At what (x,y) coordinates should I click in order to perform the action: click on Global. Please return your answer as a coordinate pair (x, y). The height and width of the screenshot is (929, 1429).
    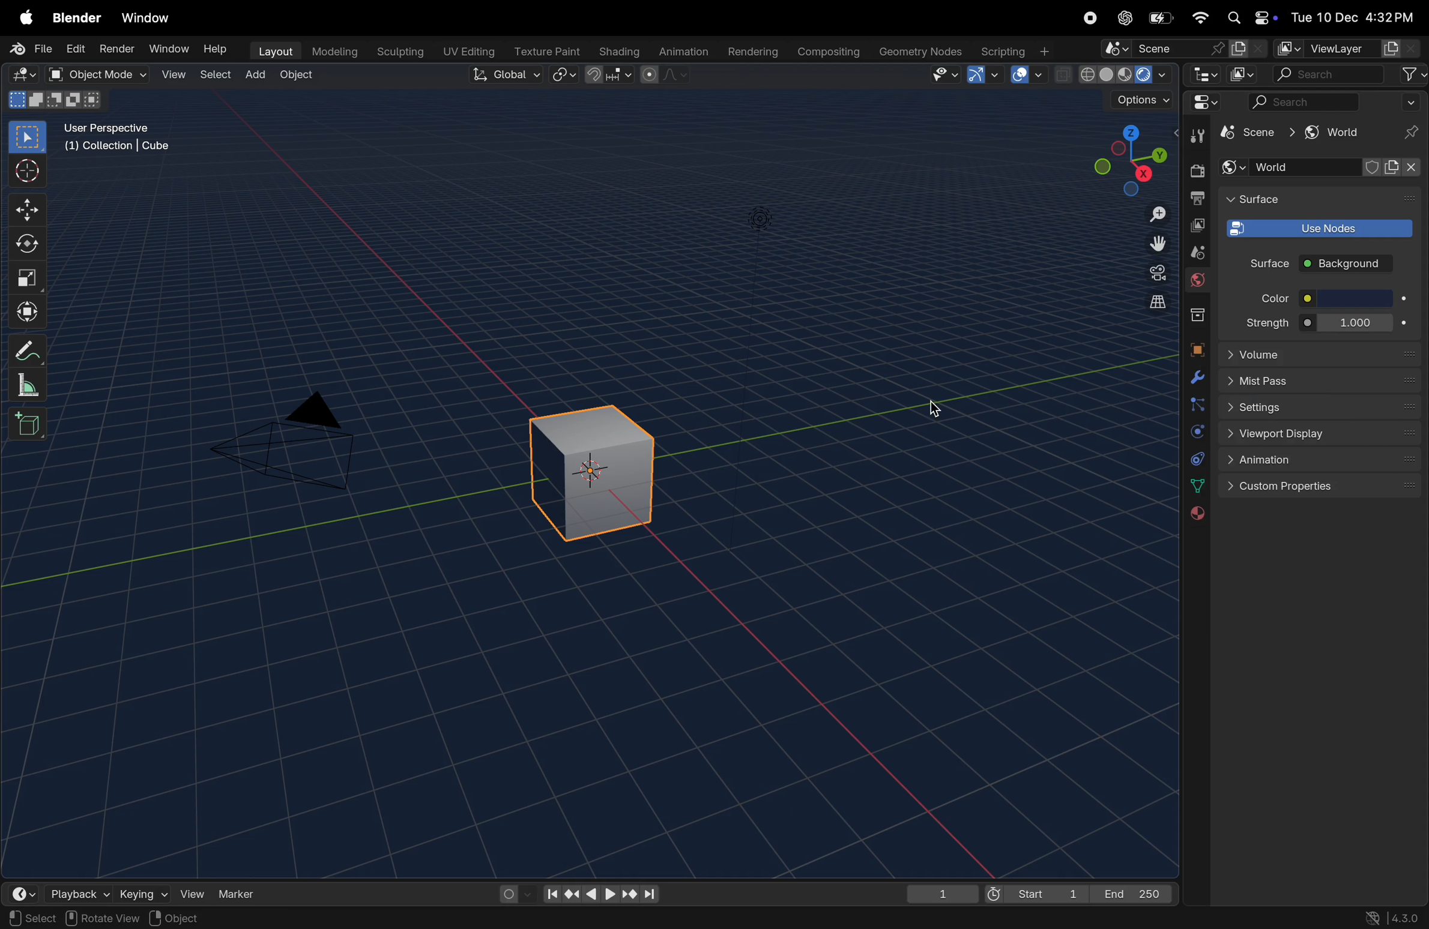
    Looking at the image, I should click on (507, 76).